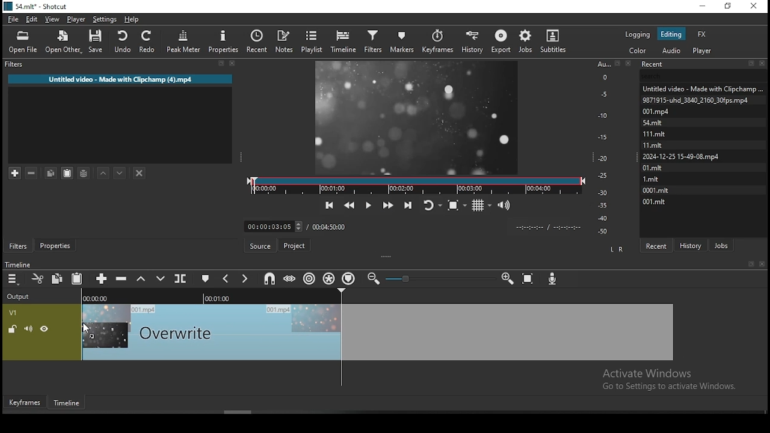 Image resolution: width=770 pixels, height=433 pixels. I want to click on files, so click(652, 144).